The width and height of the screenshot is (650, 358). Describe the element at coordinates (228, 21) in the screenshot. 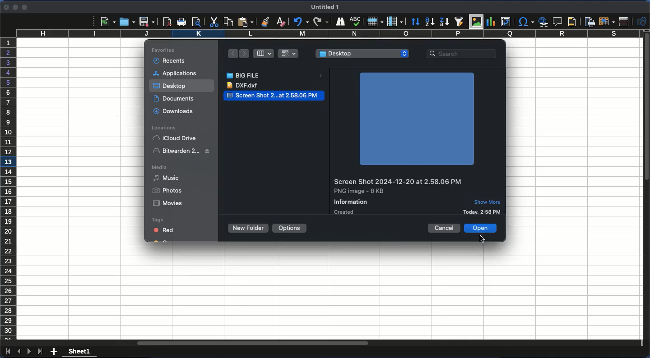

I see `paste` at that location.